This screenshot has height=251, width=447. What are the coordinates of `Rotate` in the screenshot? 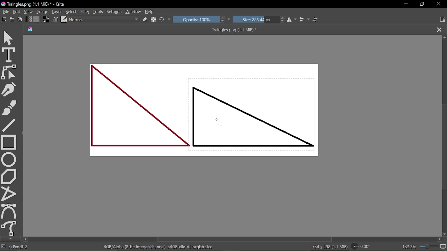 It's located at (365, 246).